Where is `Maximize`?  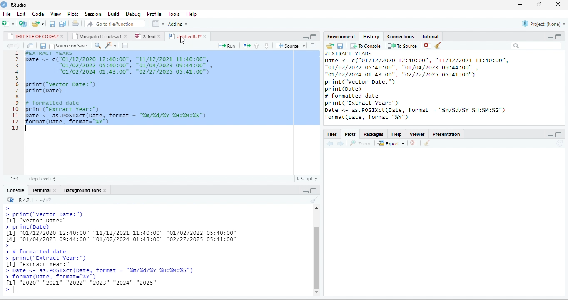 Maximize is located at coordinates (558, 37).